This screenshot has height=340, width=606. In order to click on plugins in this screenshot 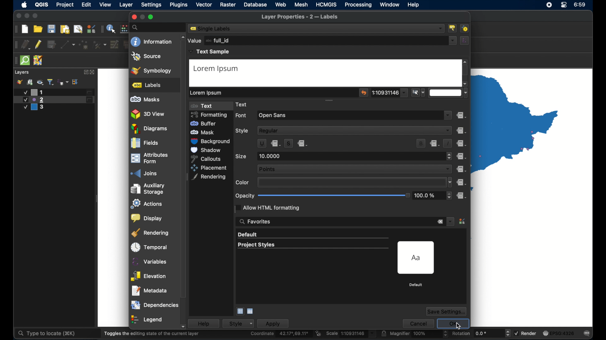, I will do `click(179, 5)`.